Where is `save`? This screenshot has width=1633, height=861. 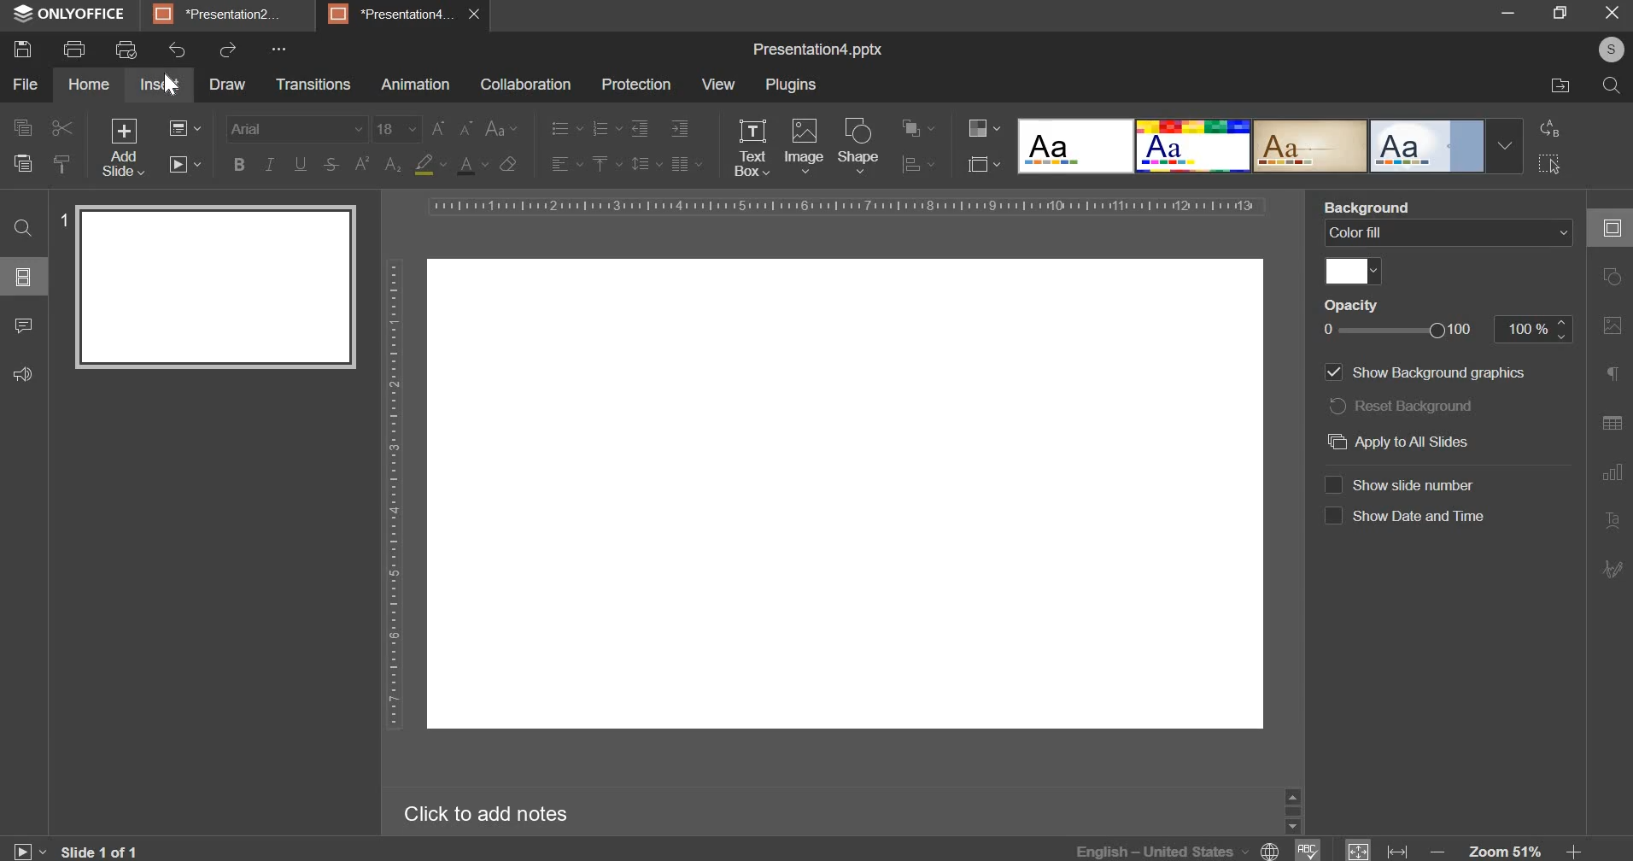 save is located at coordinates (22, 50).